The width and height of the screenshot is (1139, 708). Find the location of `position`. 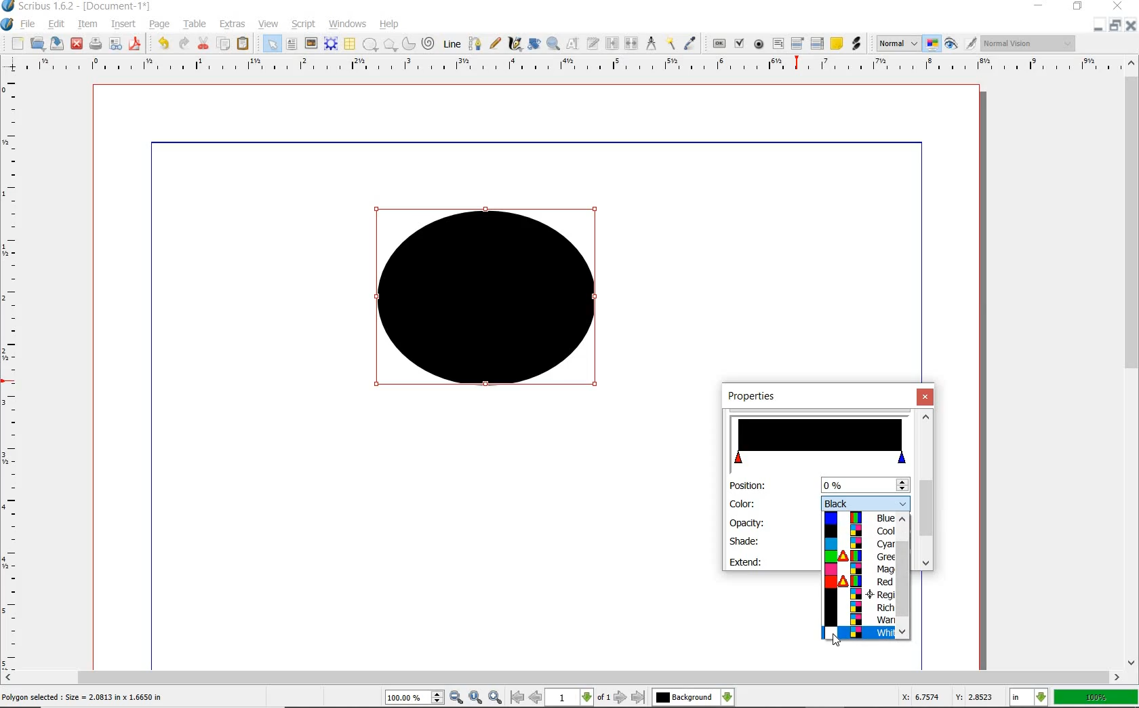

position is located at coordinates (864, 485).